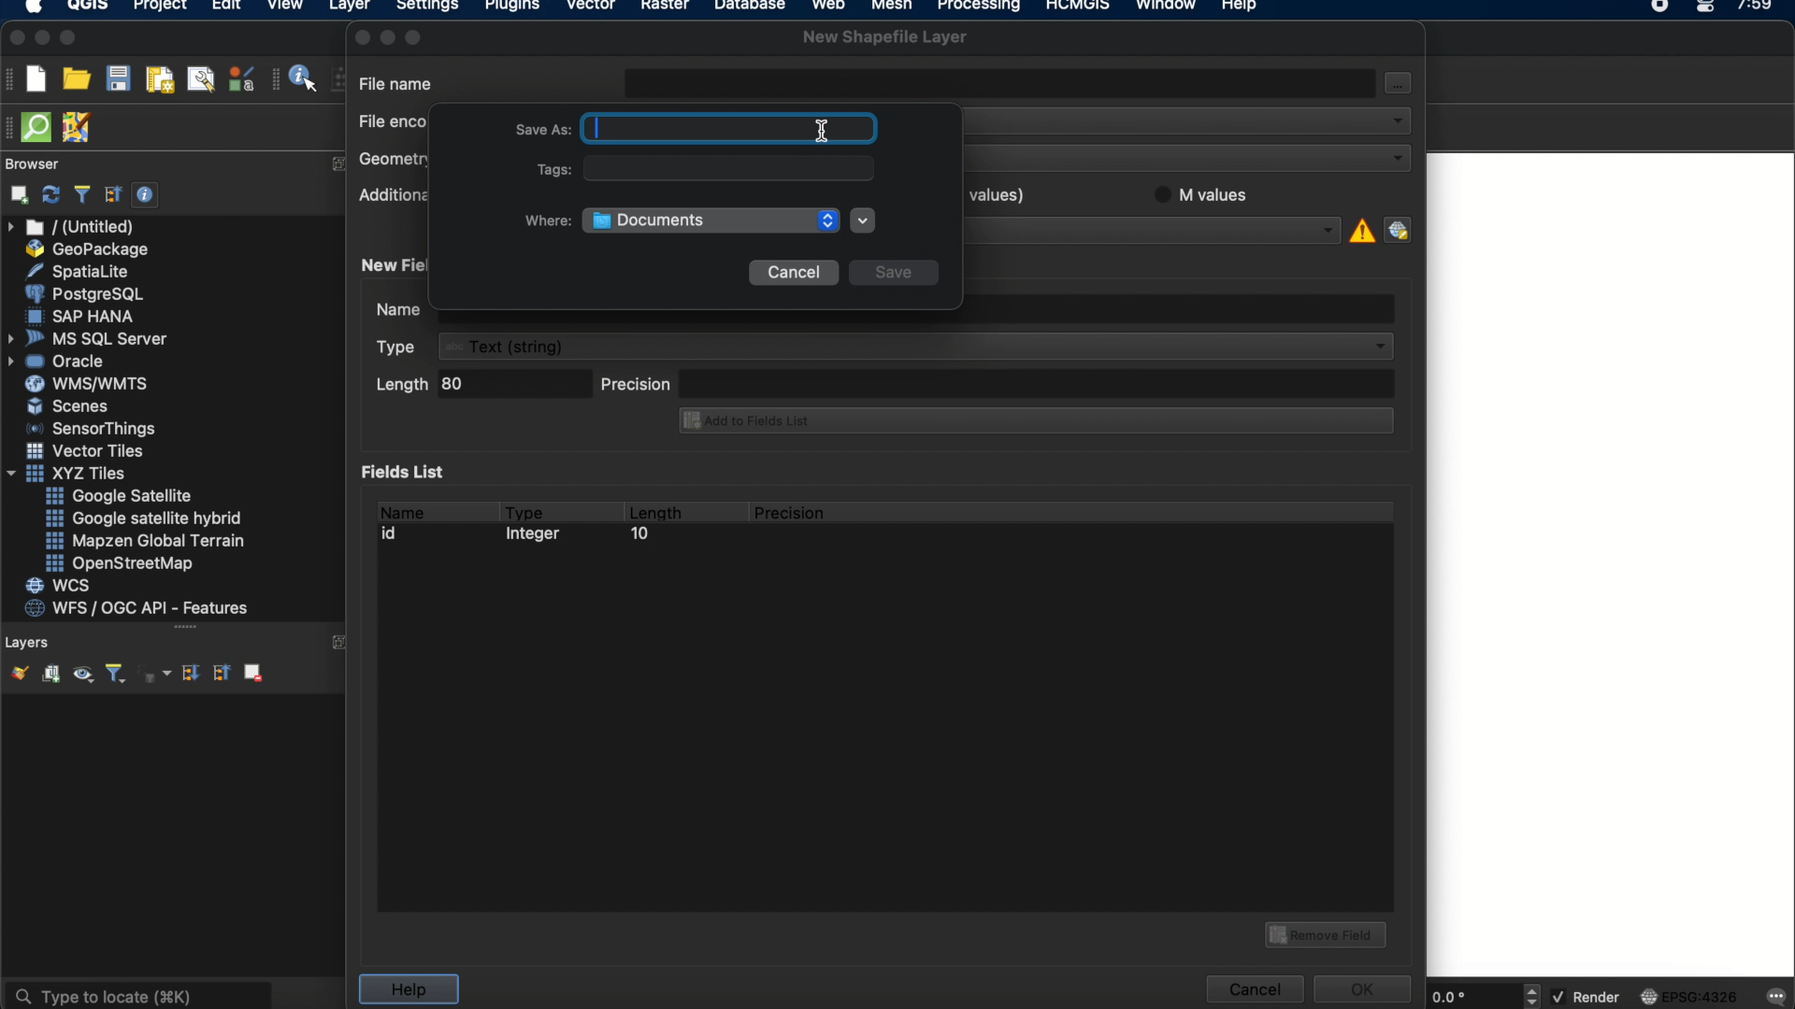 The height and width of the screenshot is (1009, 1795). I want to click on was/wmts, so click(89, 385).